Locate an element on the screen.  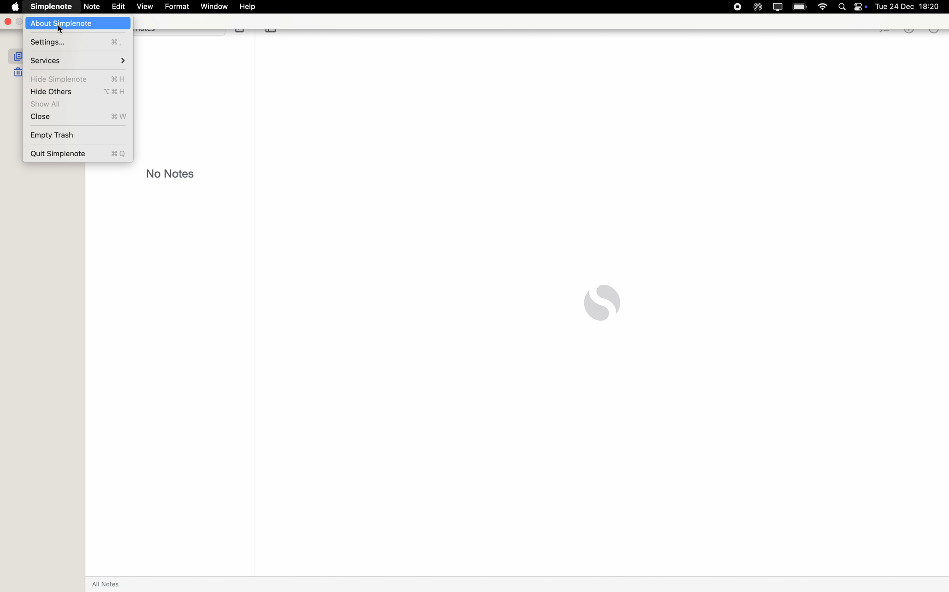
all notes is located at coordinates (14, 56).